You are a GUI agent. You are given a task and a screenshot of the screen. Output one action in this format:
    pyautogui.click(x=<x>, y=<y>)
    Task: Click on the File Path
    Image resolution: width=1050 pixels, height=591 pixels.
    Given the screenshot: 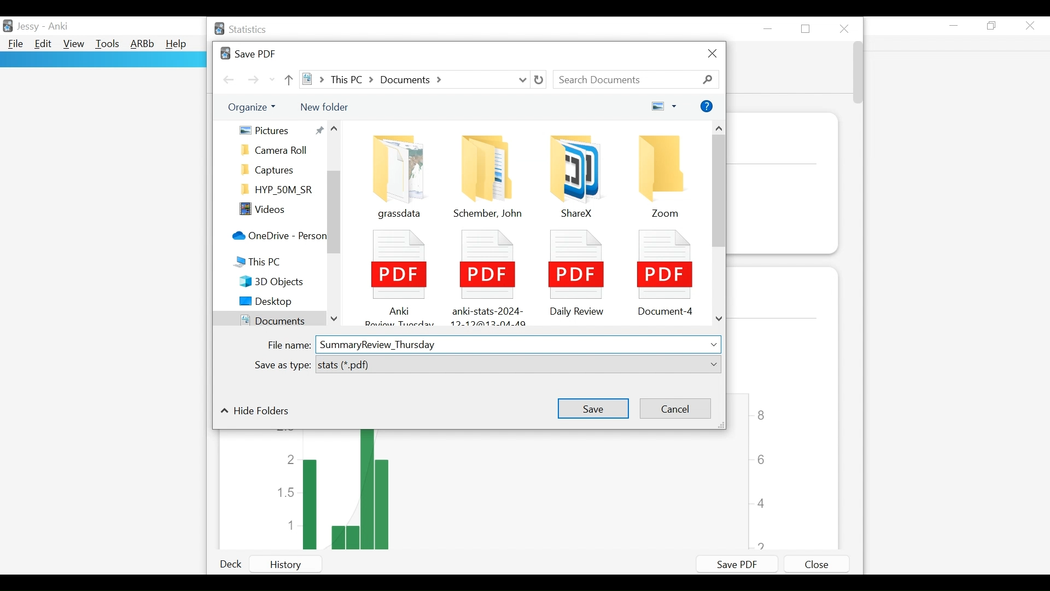 What is the action you would take?
    pyautogui.click(x=415, y=79)
    